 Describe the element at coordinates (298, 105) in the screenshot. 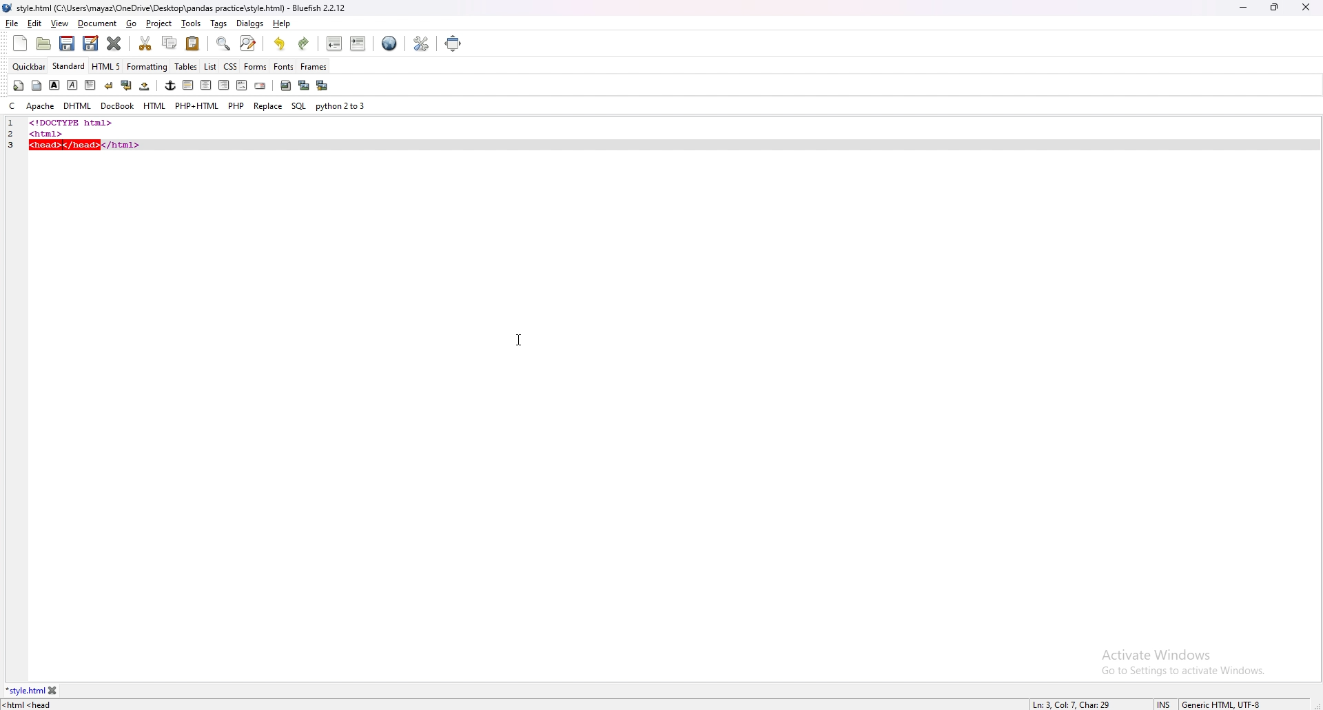

I see `sql` at that location.